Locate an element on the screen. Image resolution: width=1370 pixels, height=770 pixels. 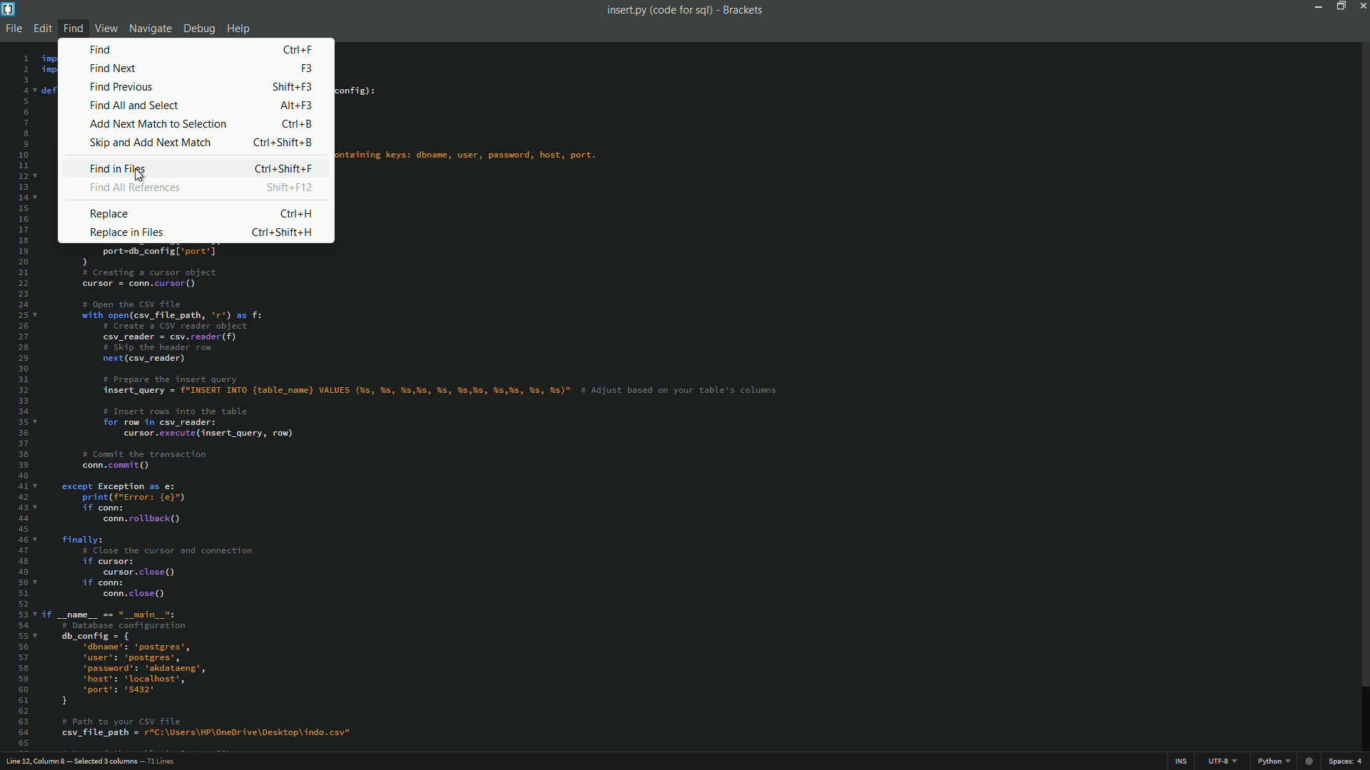
ins is located at coordinates (1184, 764).